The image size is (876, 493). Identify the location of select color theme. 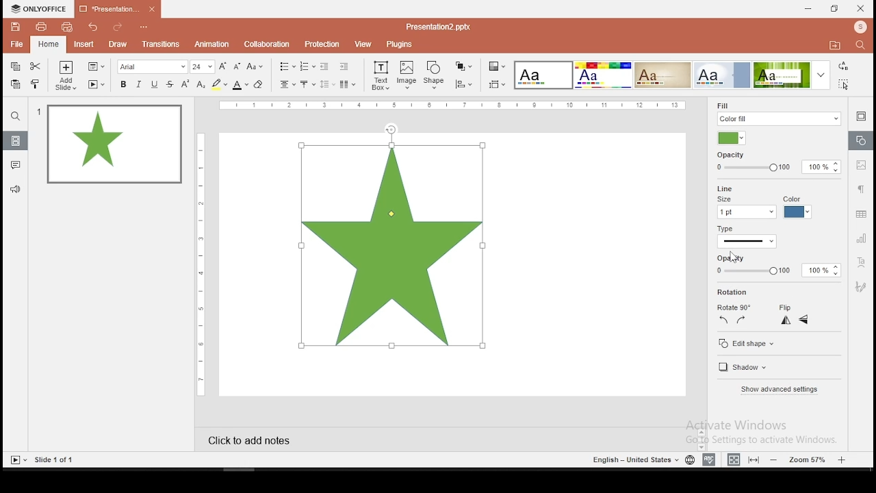
(498, 67).